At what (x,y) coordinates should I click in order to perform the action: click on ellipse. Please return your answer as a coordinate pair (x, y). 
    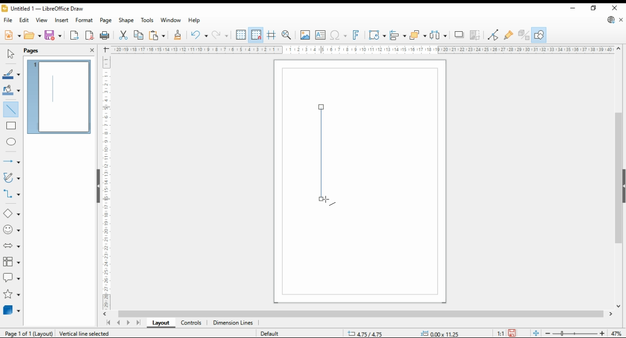
    Looking at the image, I should click on (12, 142).